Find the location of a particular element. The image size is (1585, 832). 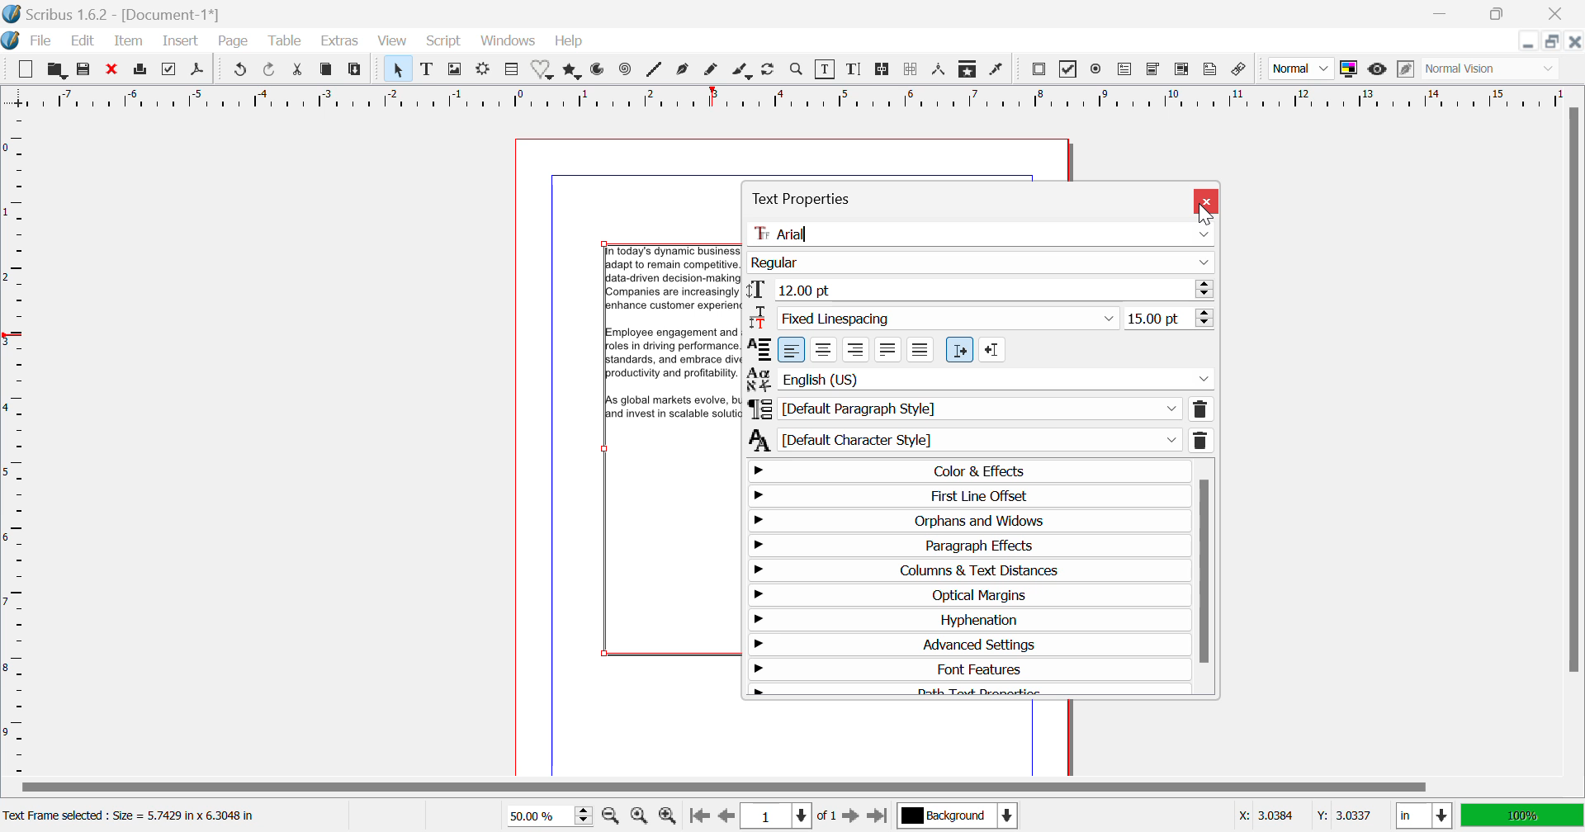

Edit Content in Frames is located at coordinates (826, 69).